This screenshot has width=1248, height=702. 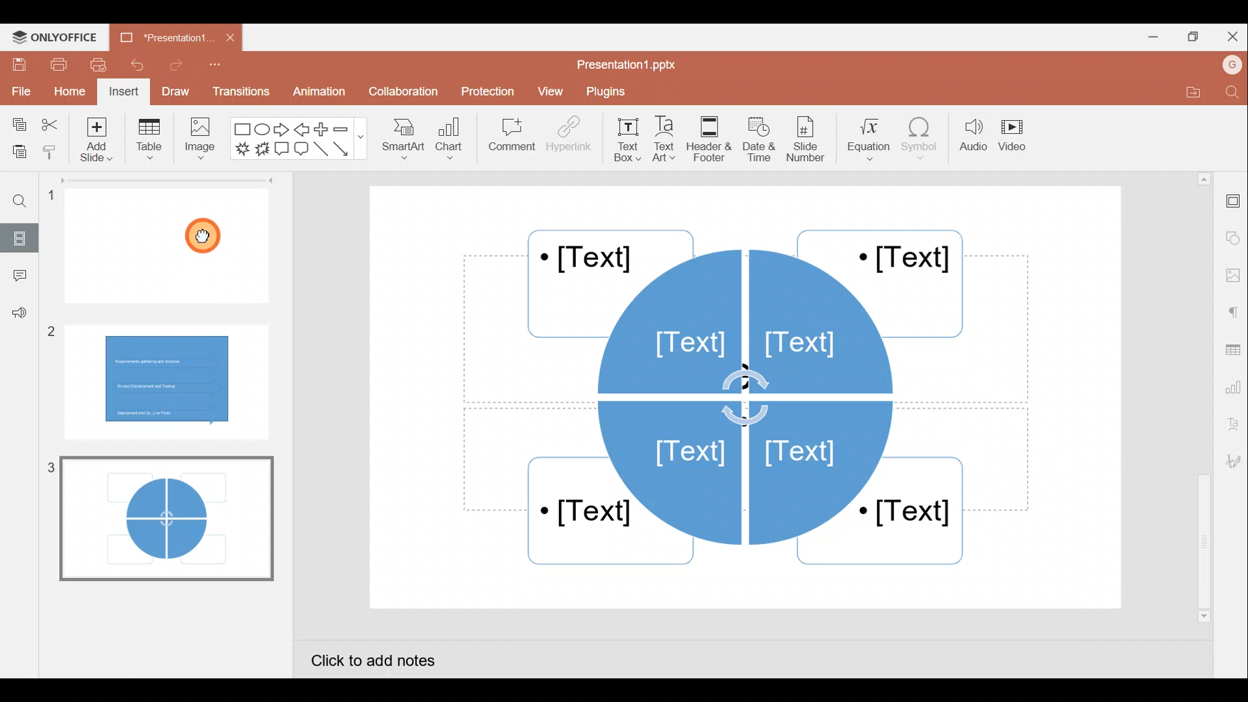 I want to click on Table settings, so click(x=1234, y=350).